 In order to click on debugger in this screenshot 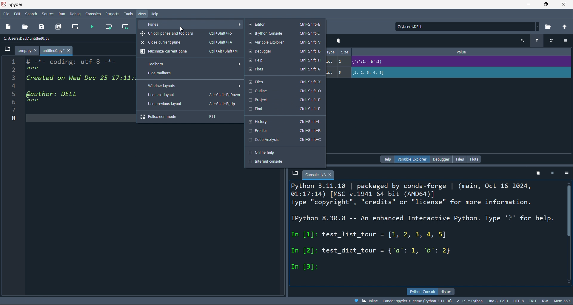, I will do `click(284, 51)`.